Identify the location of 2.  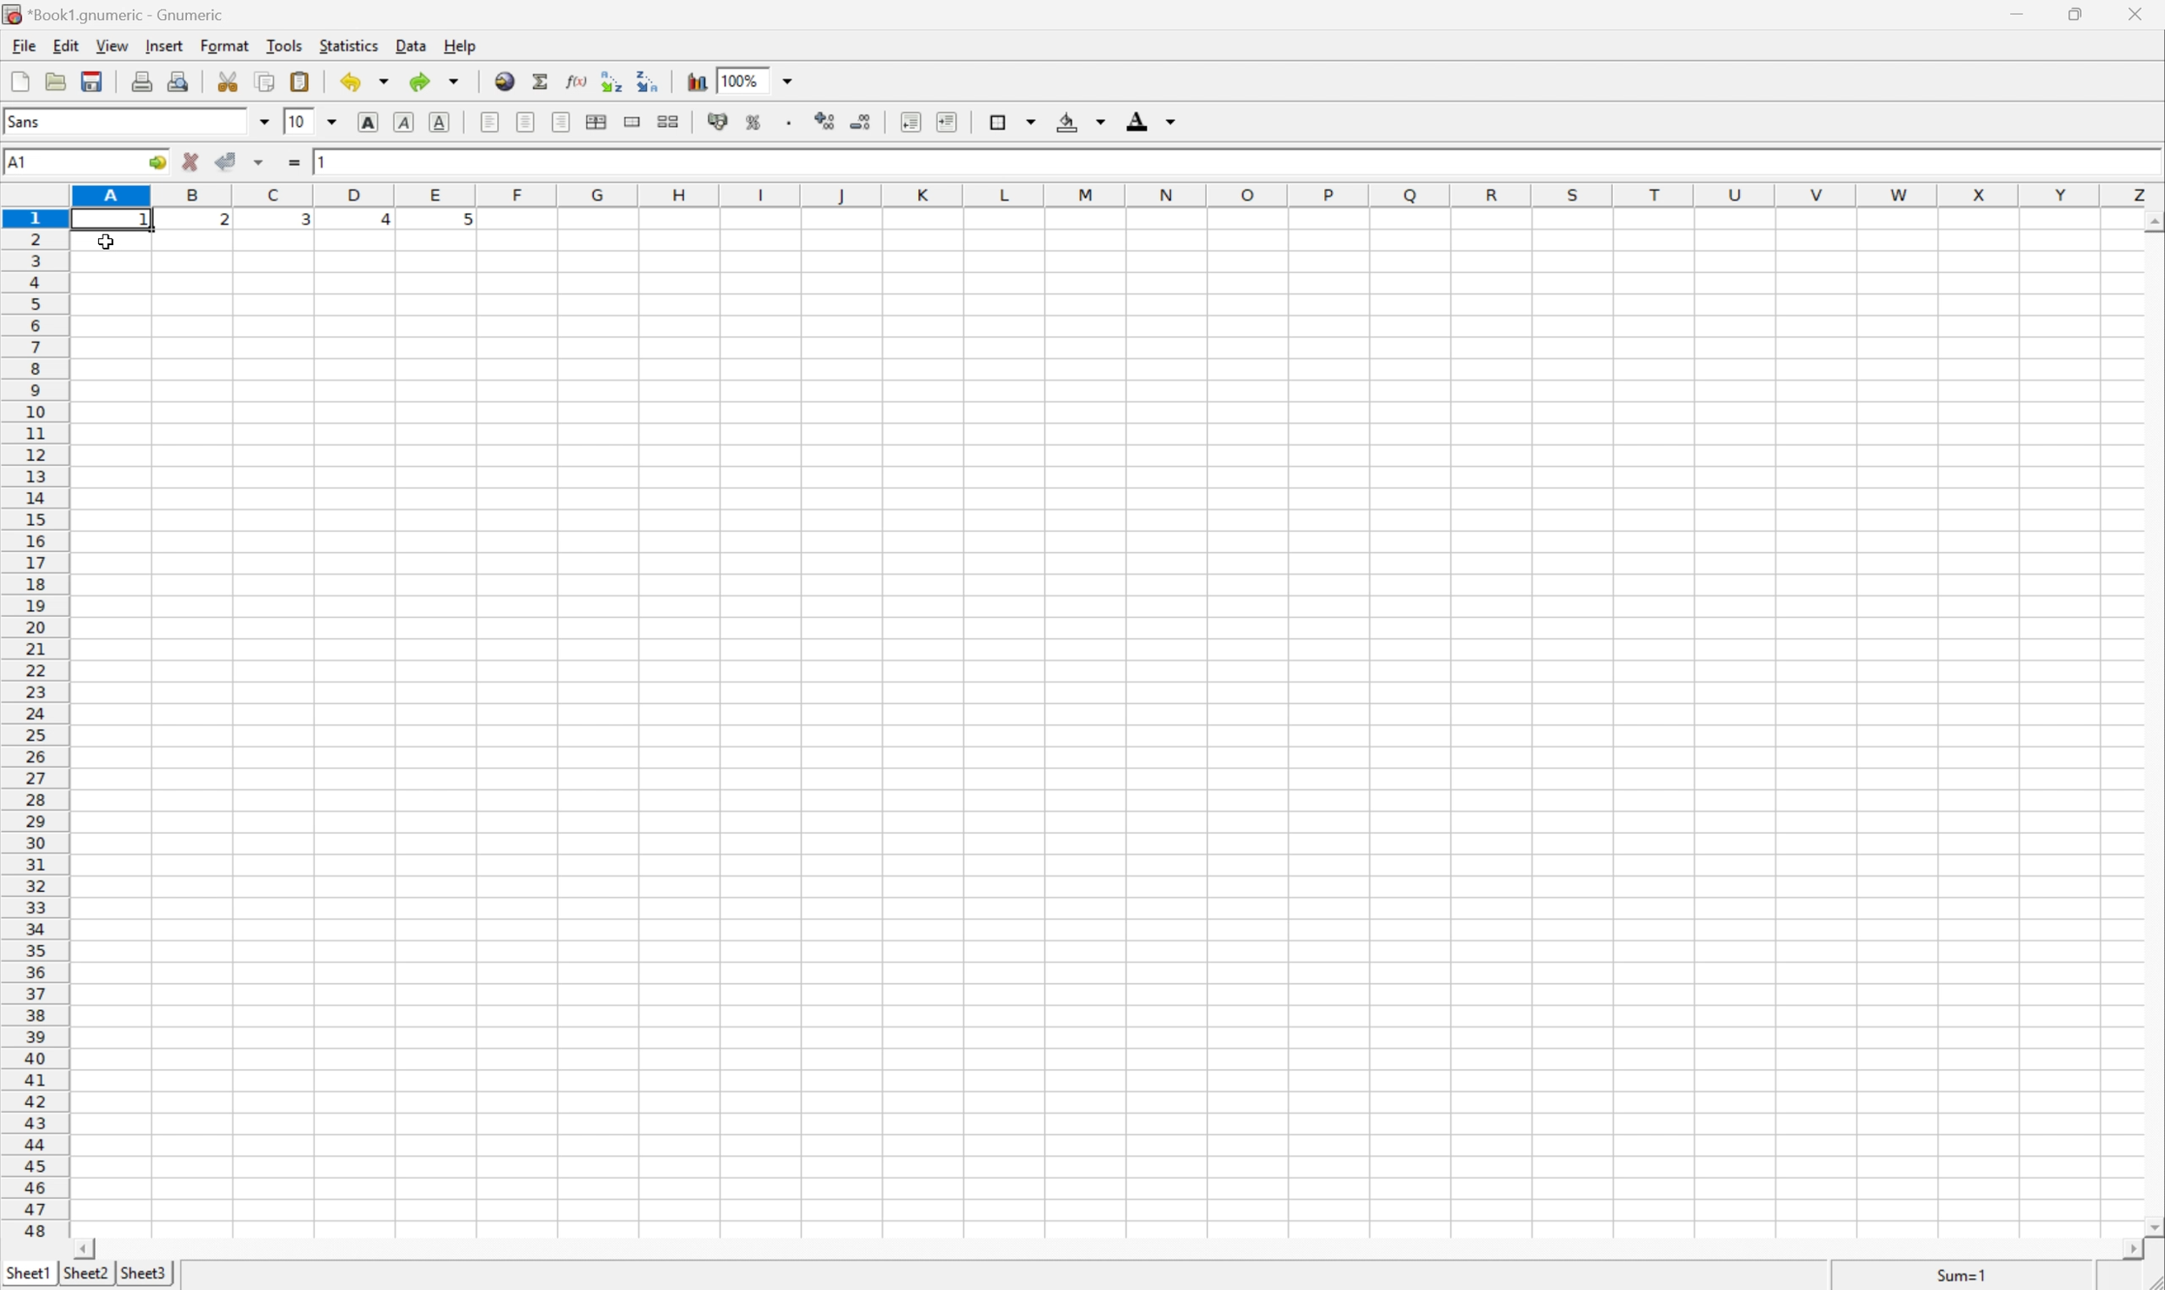
(223, 223).